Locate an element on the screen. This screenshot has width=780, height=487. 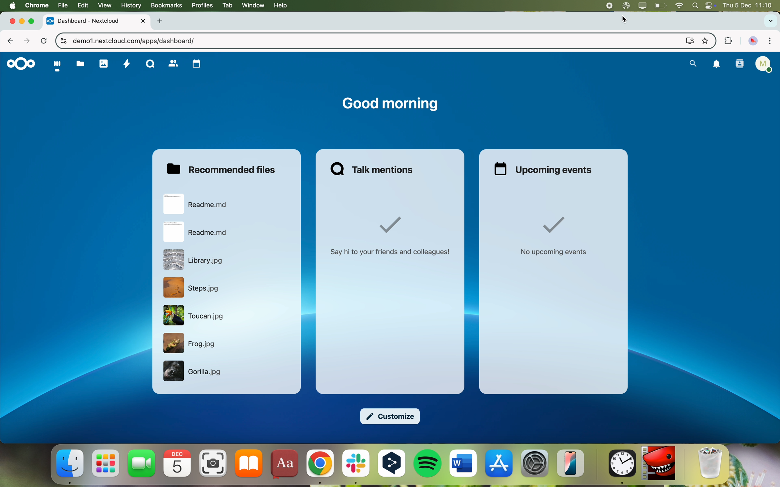
refresh the page is located at coordinates (44, 42).